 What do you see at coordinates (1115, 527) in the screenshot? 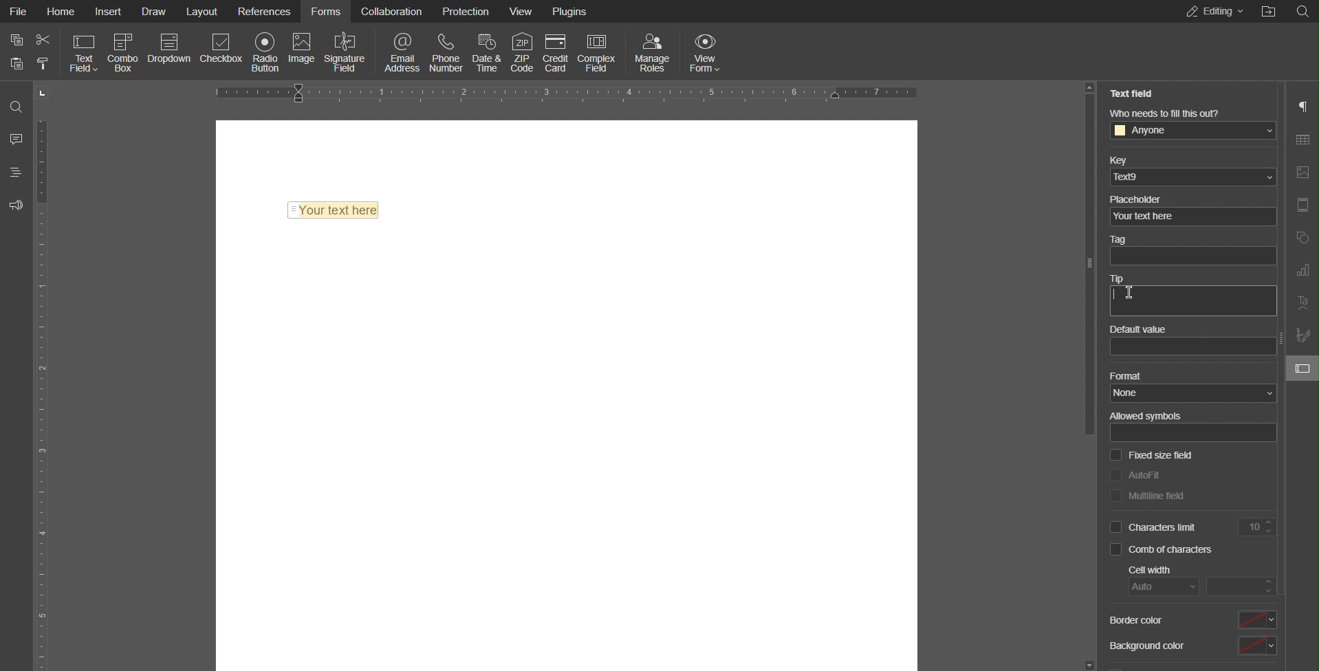
I see `checkbox` at bounding box center [1115, 527].